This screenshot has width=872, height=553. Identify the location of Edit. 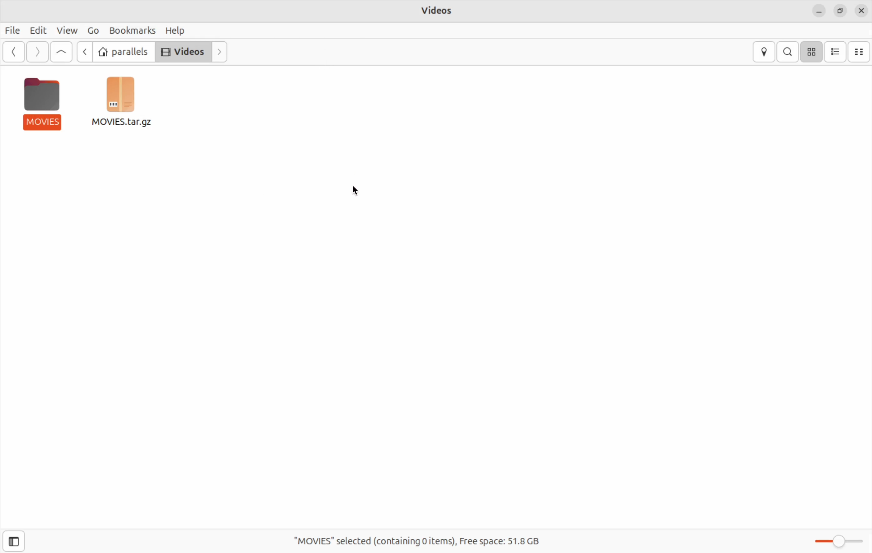
(36, 30).